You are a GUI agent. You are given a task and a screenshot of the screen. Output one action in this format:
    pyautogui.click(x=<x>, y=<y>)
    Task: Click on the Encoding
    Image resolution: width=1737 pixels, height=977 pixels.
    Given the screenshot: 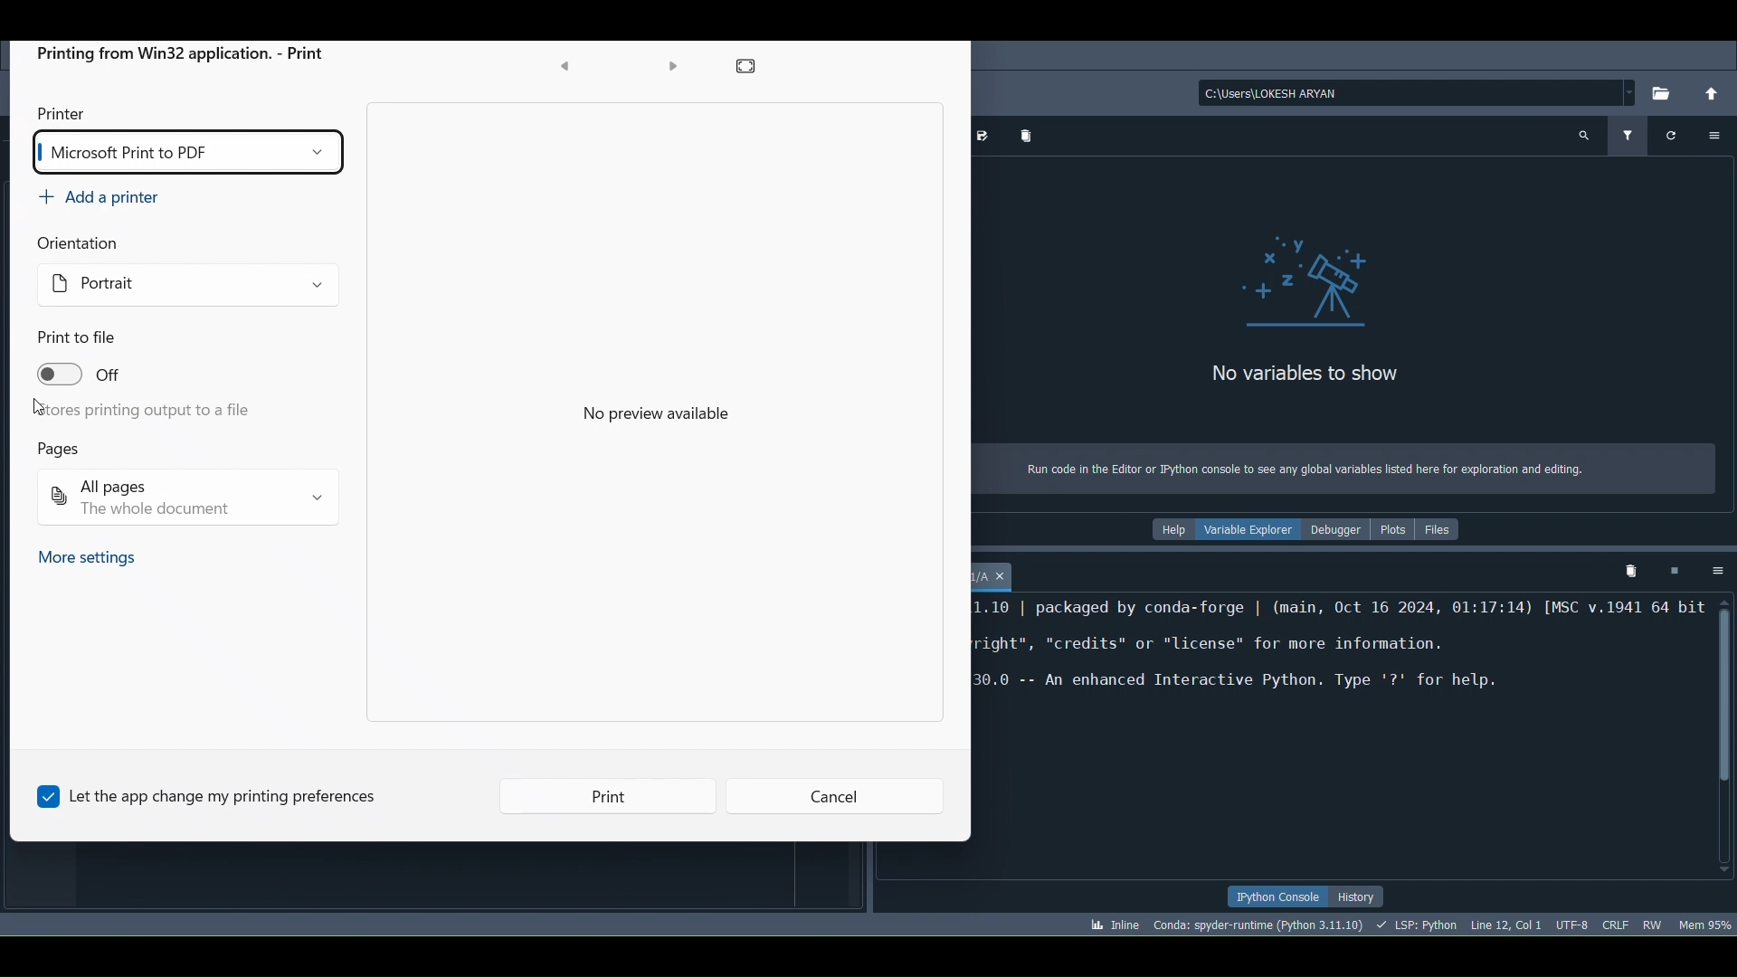 What is the action you would take?
    pyautogui.click(x=1572, y=925)
    